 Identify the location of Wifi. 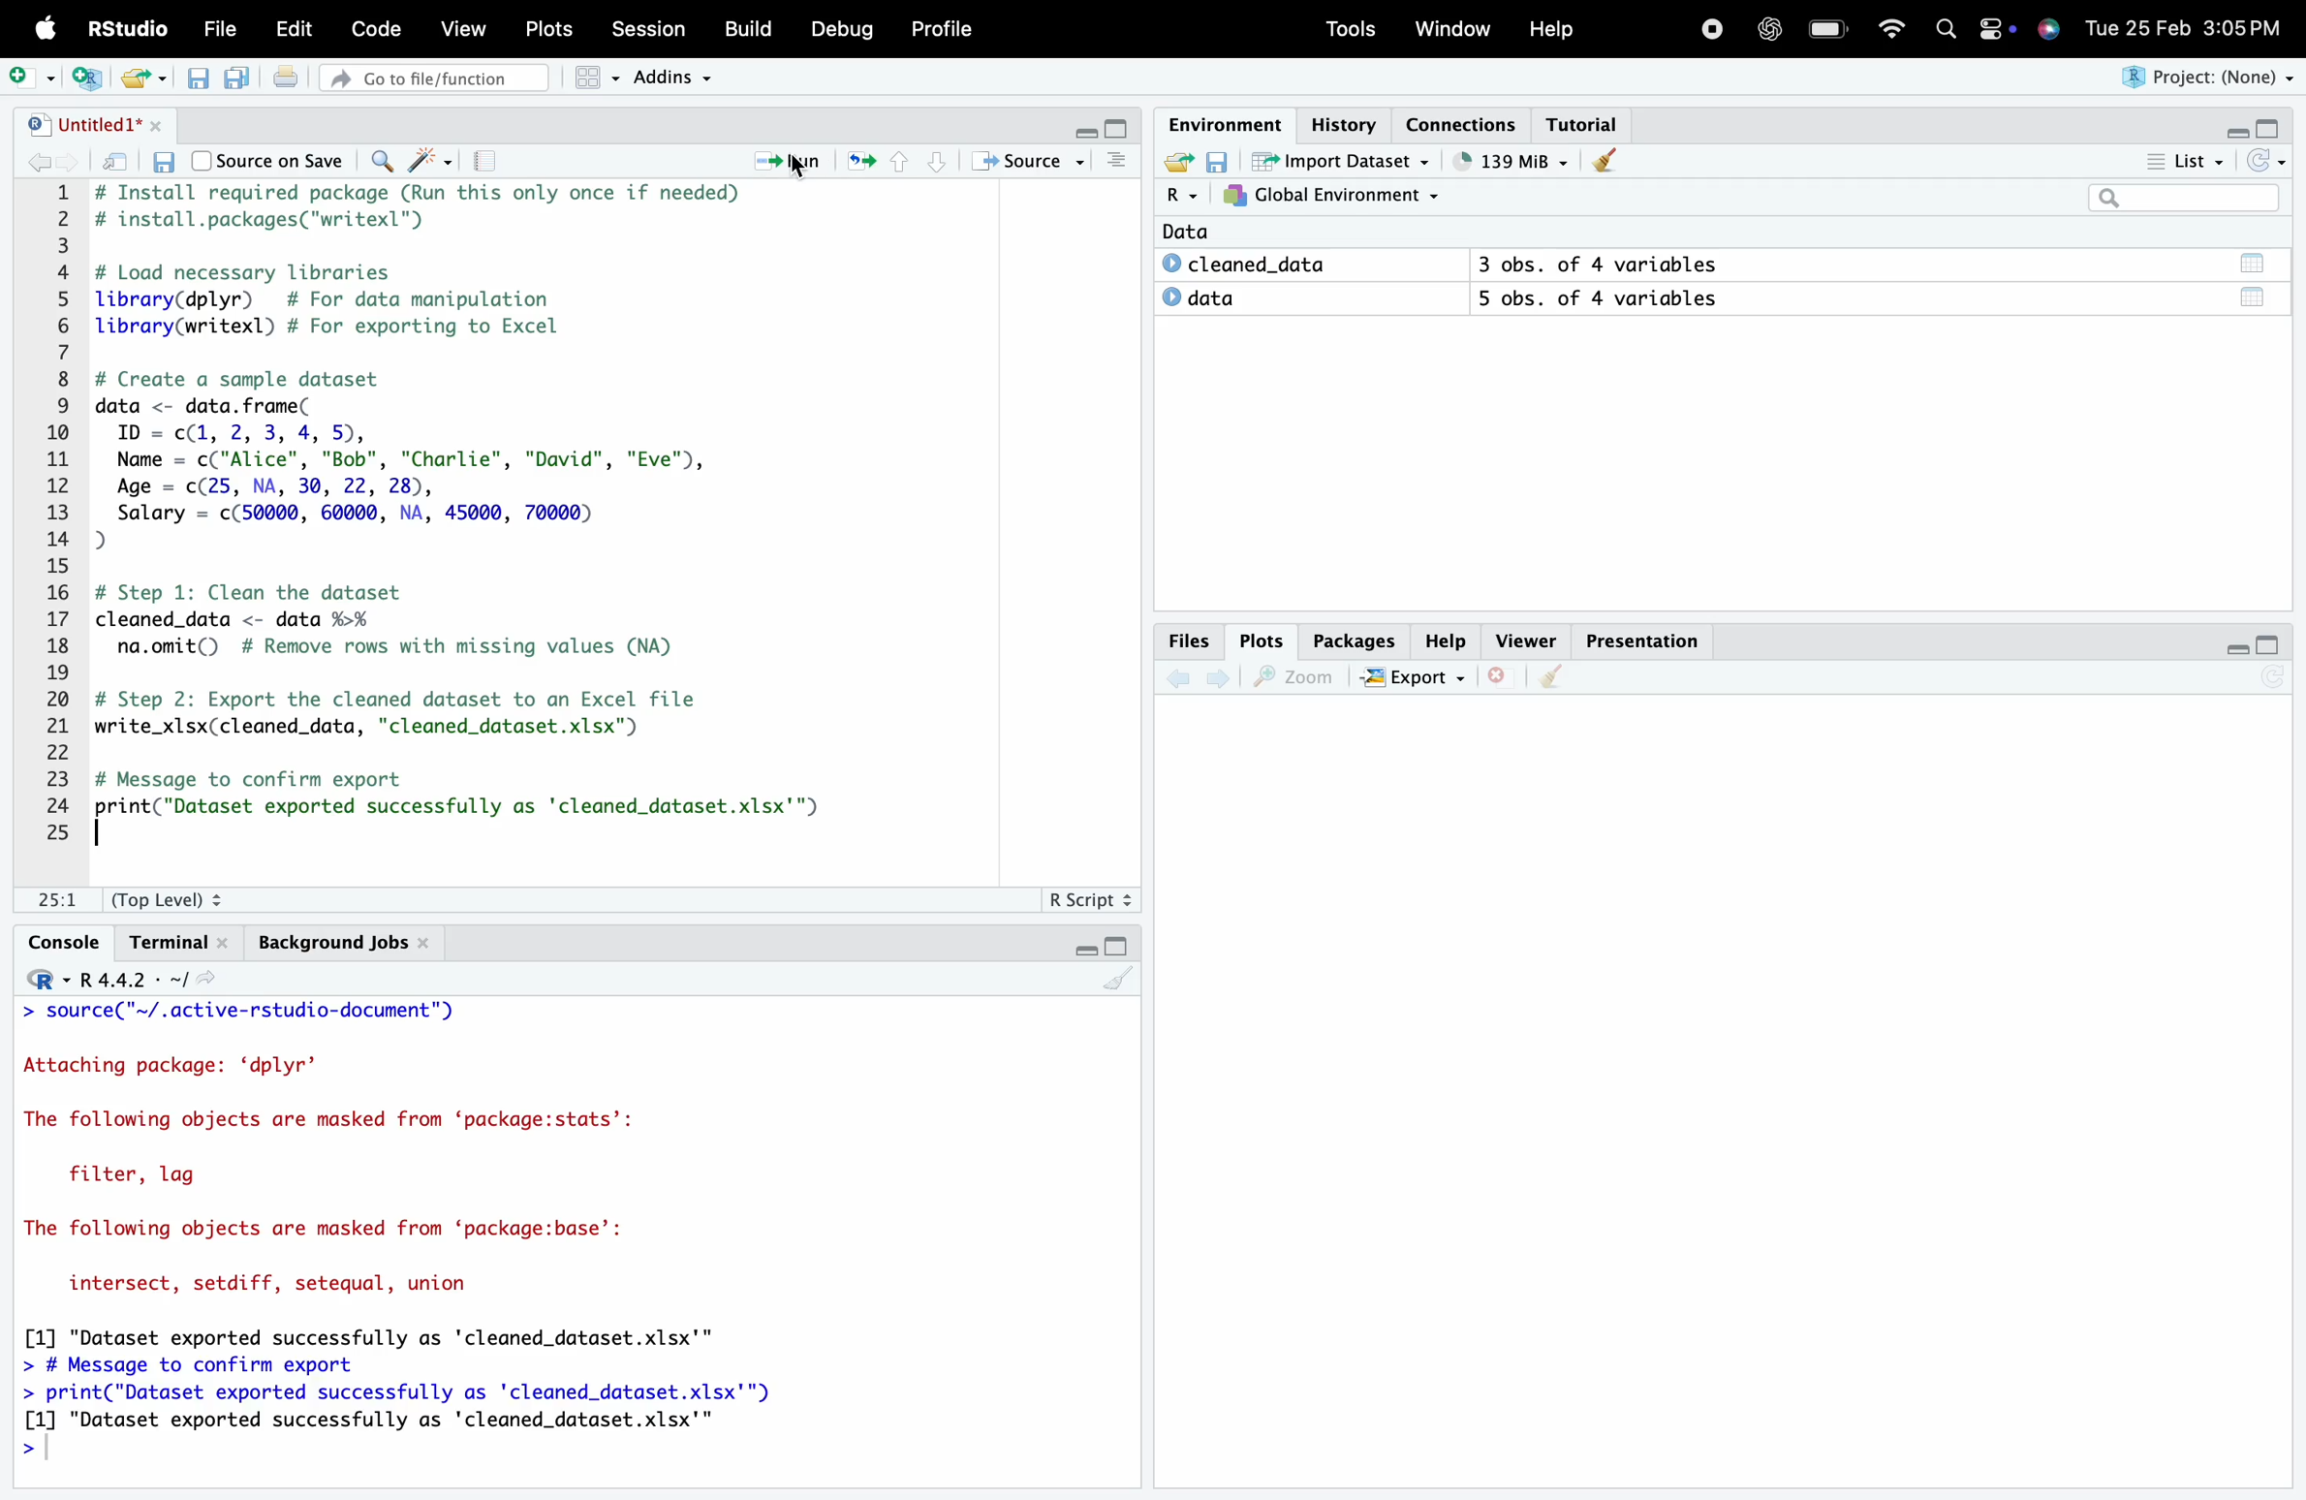
(1889, 27).